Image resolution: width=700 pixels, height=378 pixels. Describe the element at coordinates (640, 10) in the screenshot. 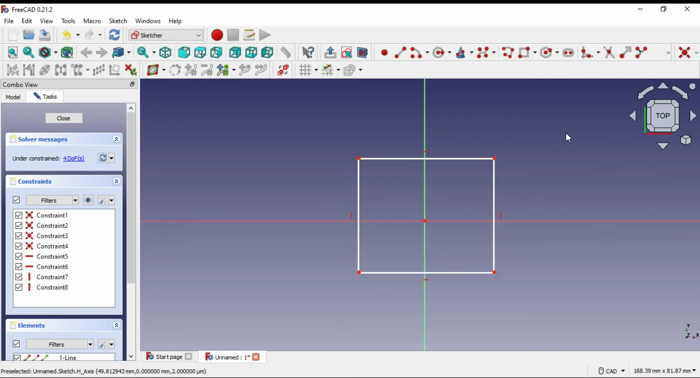

I see `minimize` at that location.